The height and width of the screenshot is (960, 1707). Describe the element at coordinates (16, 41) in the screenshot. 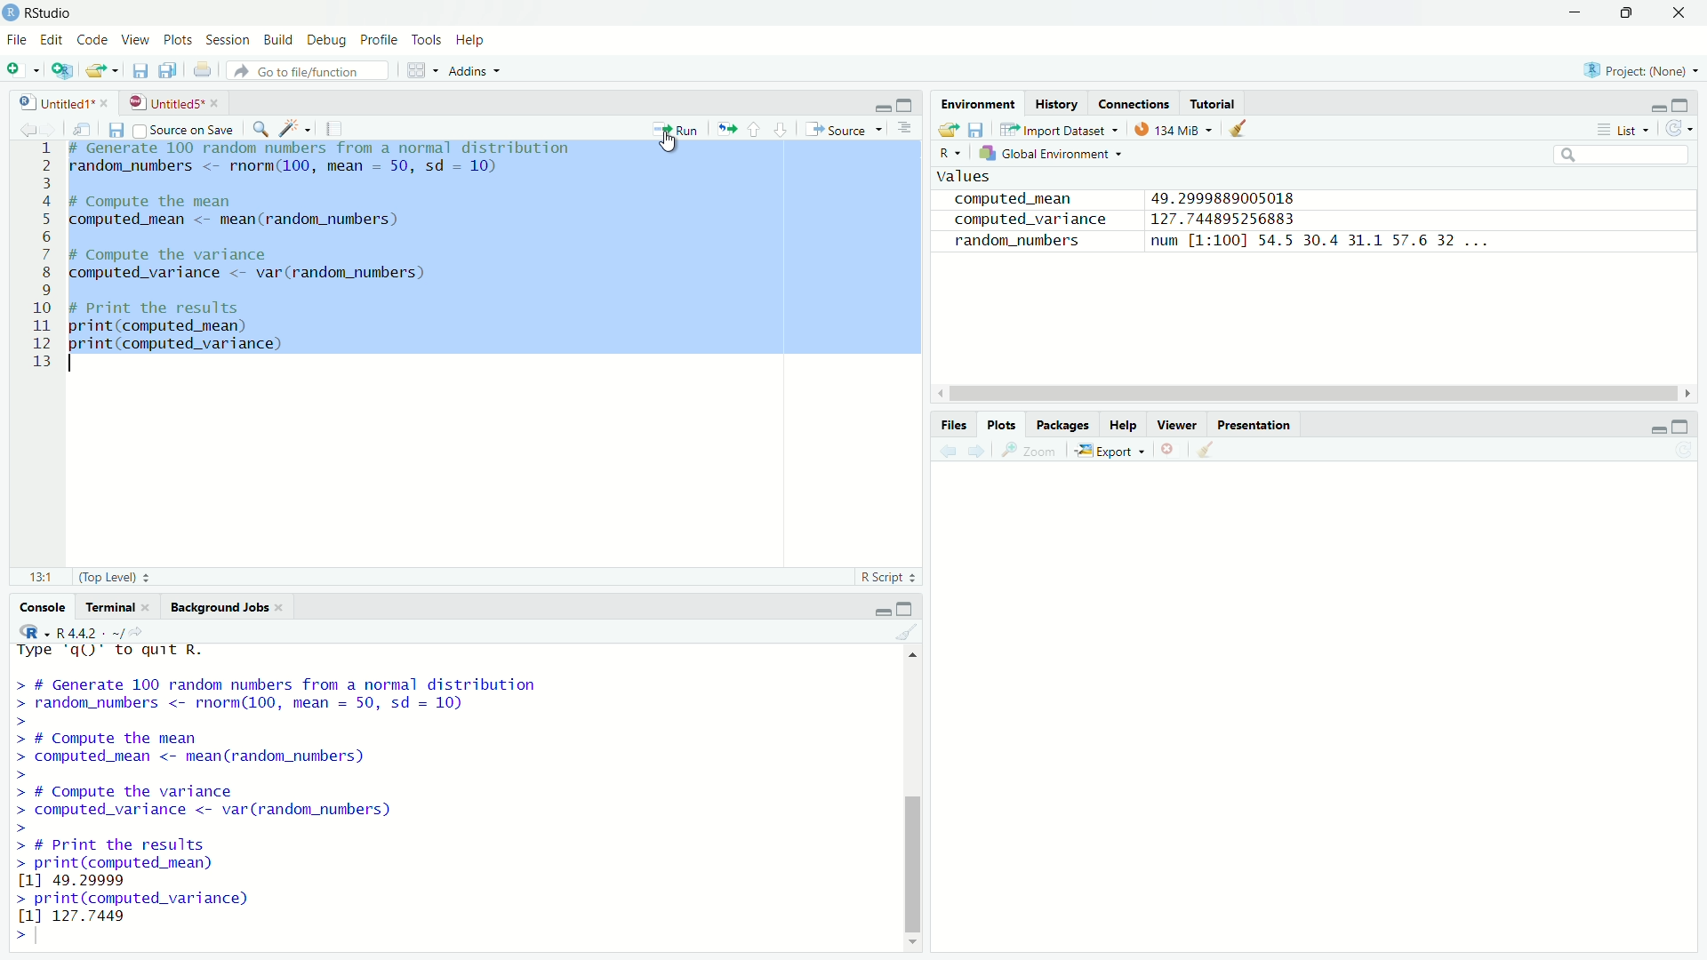

I see `file` at that location.